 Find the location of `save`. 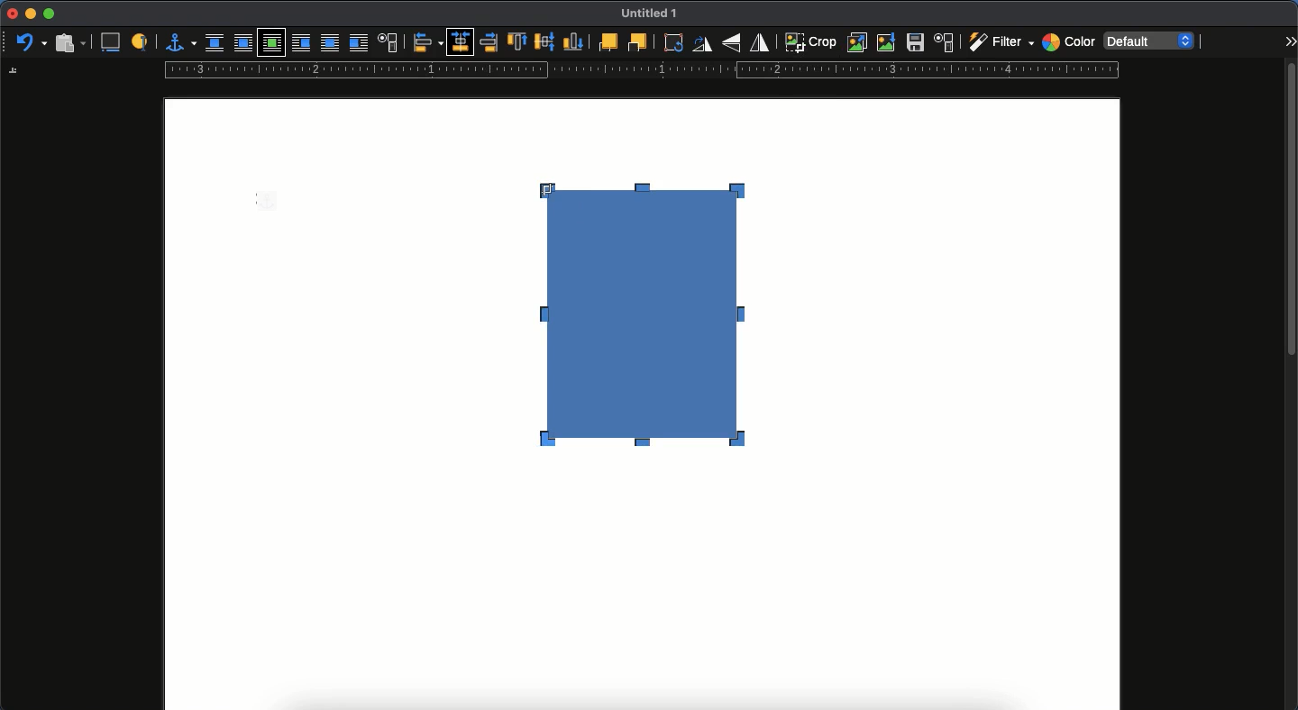

save is located at coordinates (916, 45).